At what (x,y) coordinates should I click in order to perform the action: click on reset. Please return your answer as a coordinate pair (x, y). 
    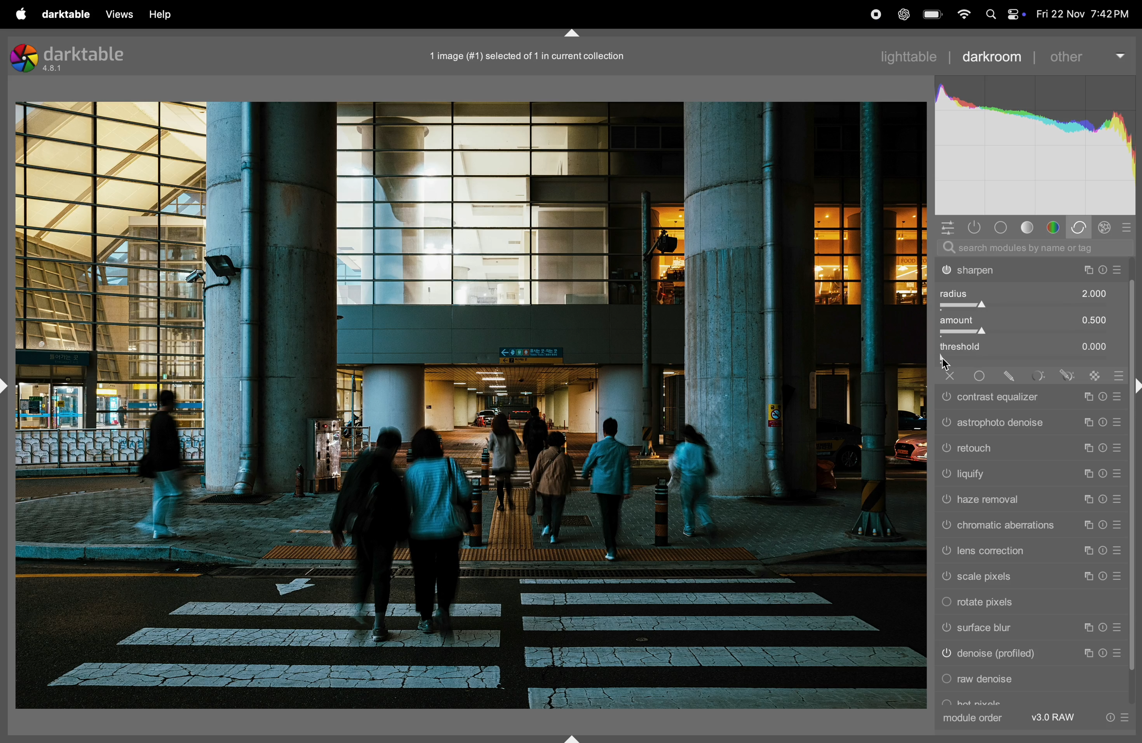
    Looking at the image, I should click on (1117, 373).